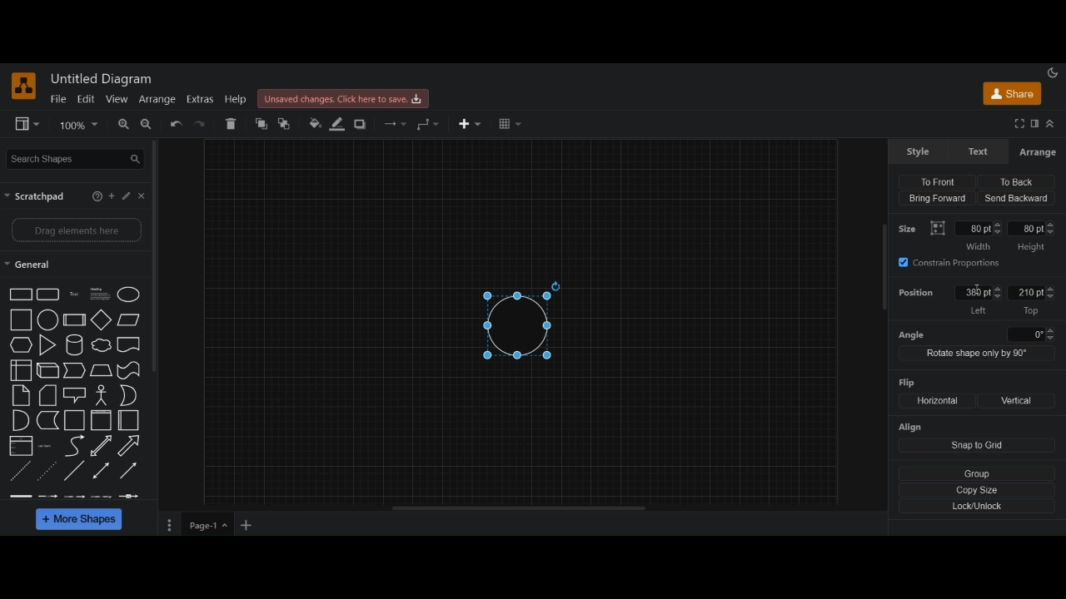  I want to click on style, so click(919, 151).